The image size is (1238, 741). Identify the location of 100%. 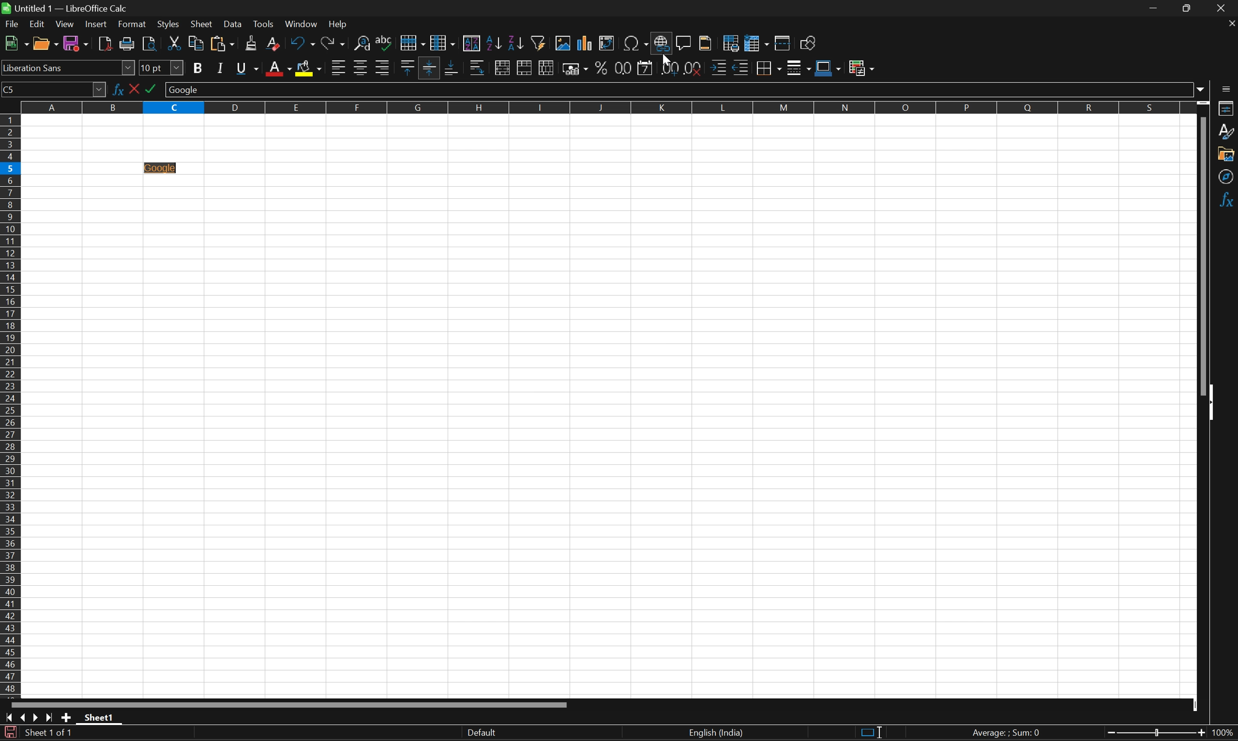
(1224, 733).